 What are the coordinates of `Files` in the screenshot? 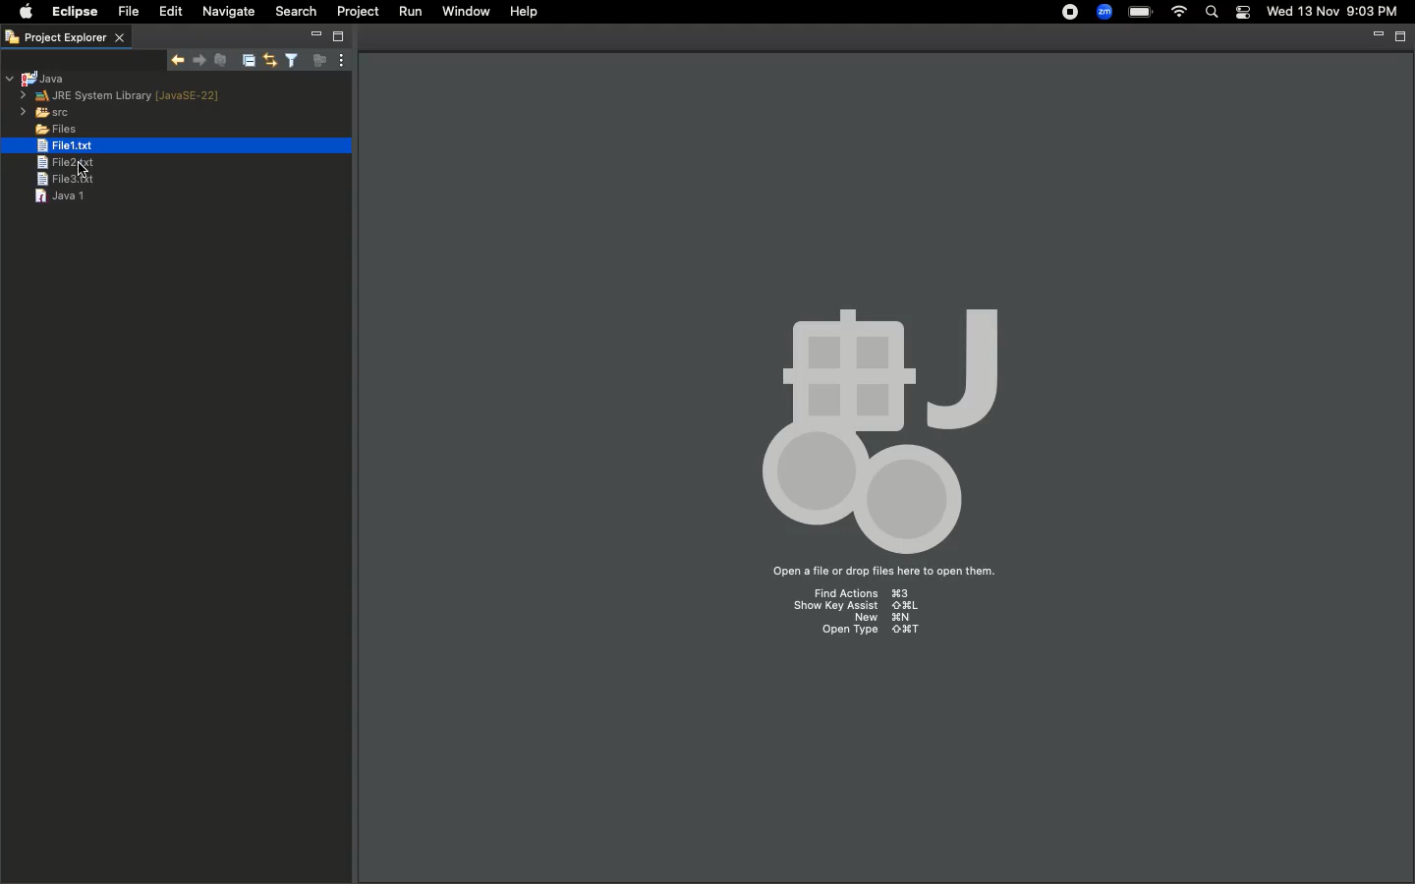 It's located at (44, 128).